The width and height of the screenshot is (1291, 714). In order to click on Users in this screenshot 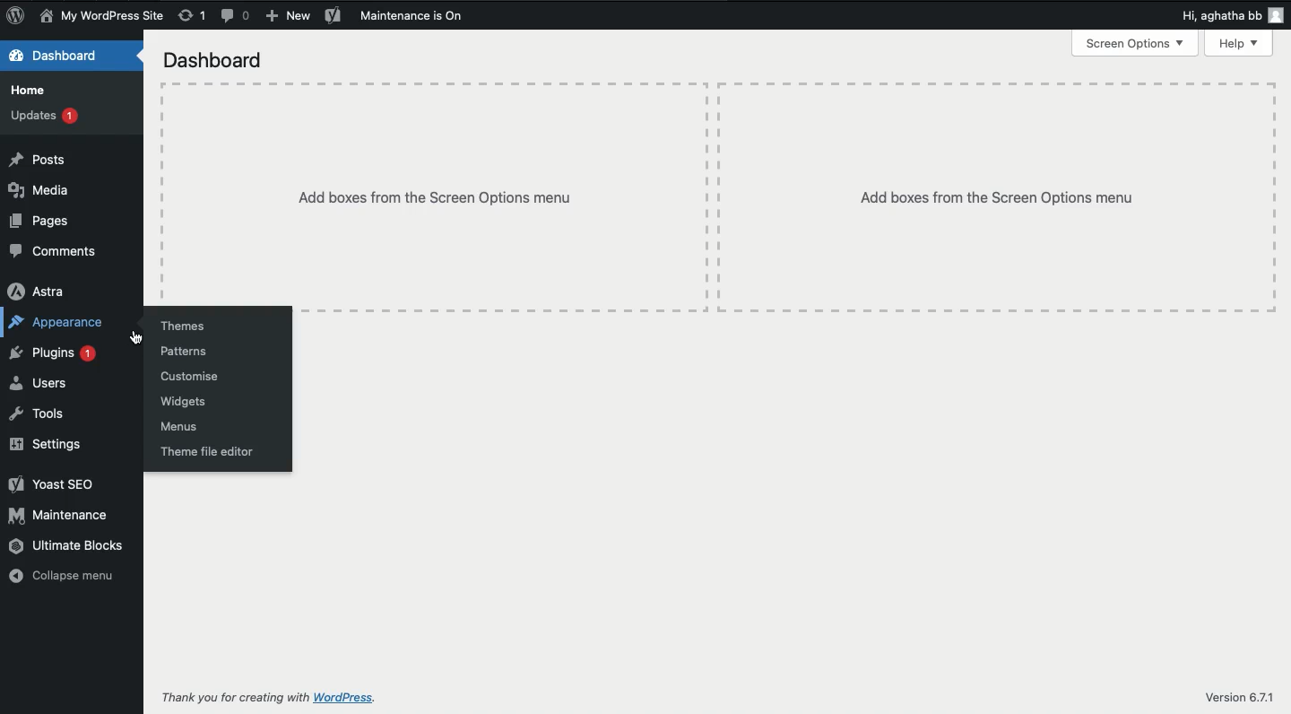, I will do `click(41, 383)`.